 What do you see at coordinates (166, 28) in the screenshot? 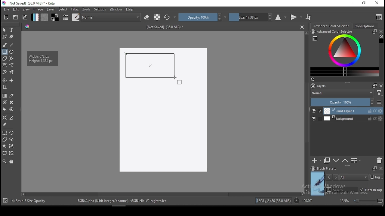
I see `size` at bounding box center [166, 28].